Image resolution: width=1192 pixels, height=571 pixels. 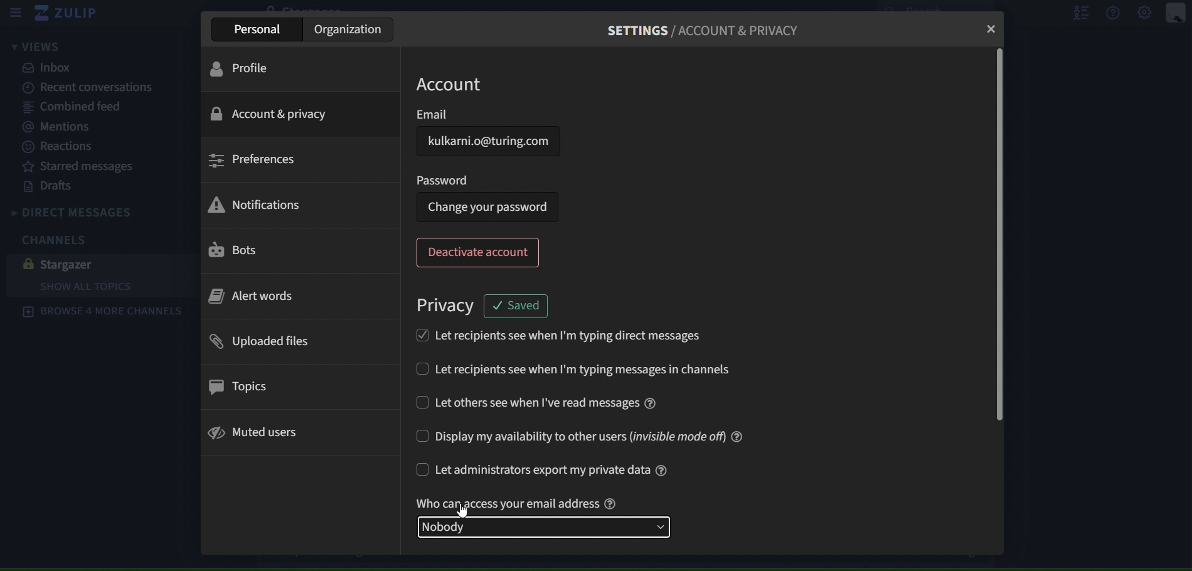 What do you see at coordinates (997, 237) in the screenshot?
I see `scrollbar` at bounding box center [997, 237].